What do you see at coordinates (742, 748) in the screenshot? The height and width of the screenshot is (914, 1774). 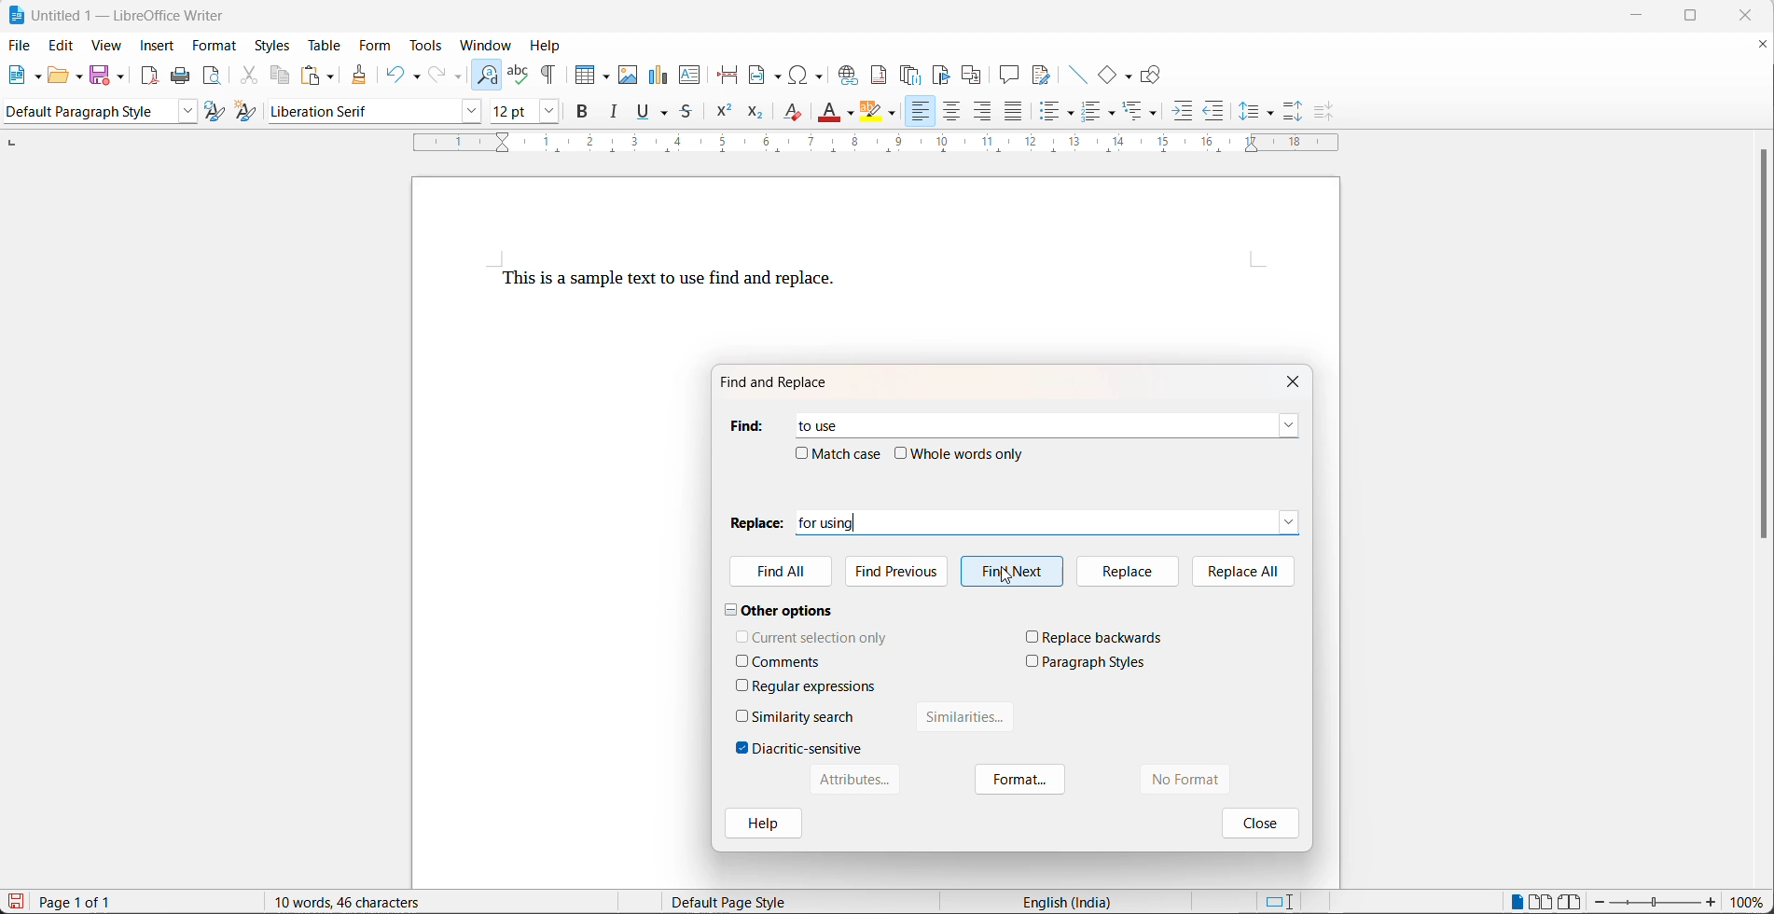 I see `checkbox` at bounding box center [742, 748].